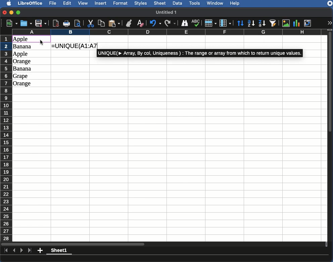 This screenshot has width=333, height=262. Describe the element at coordinates (14, 251) in the screenshot. I see `Previous sheet` at that location.